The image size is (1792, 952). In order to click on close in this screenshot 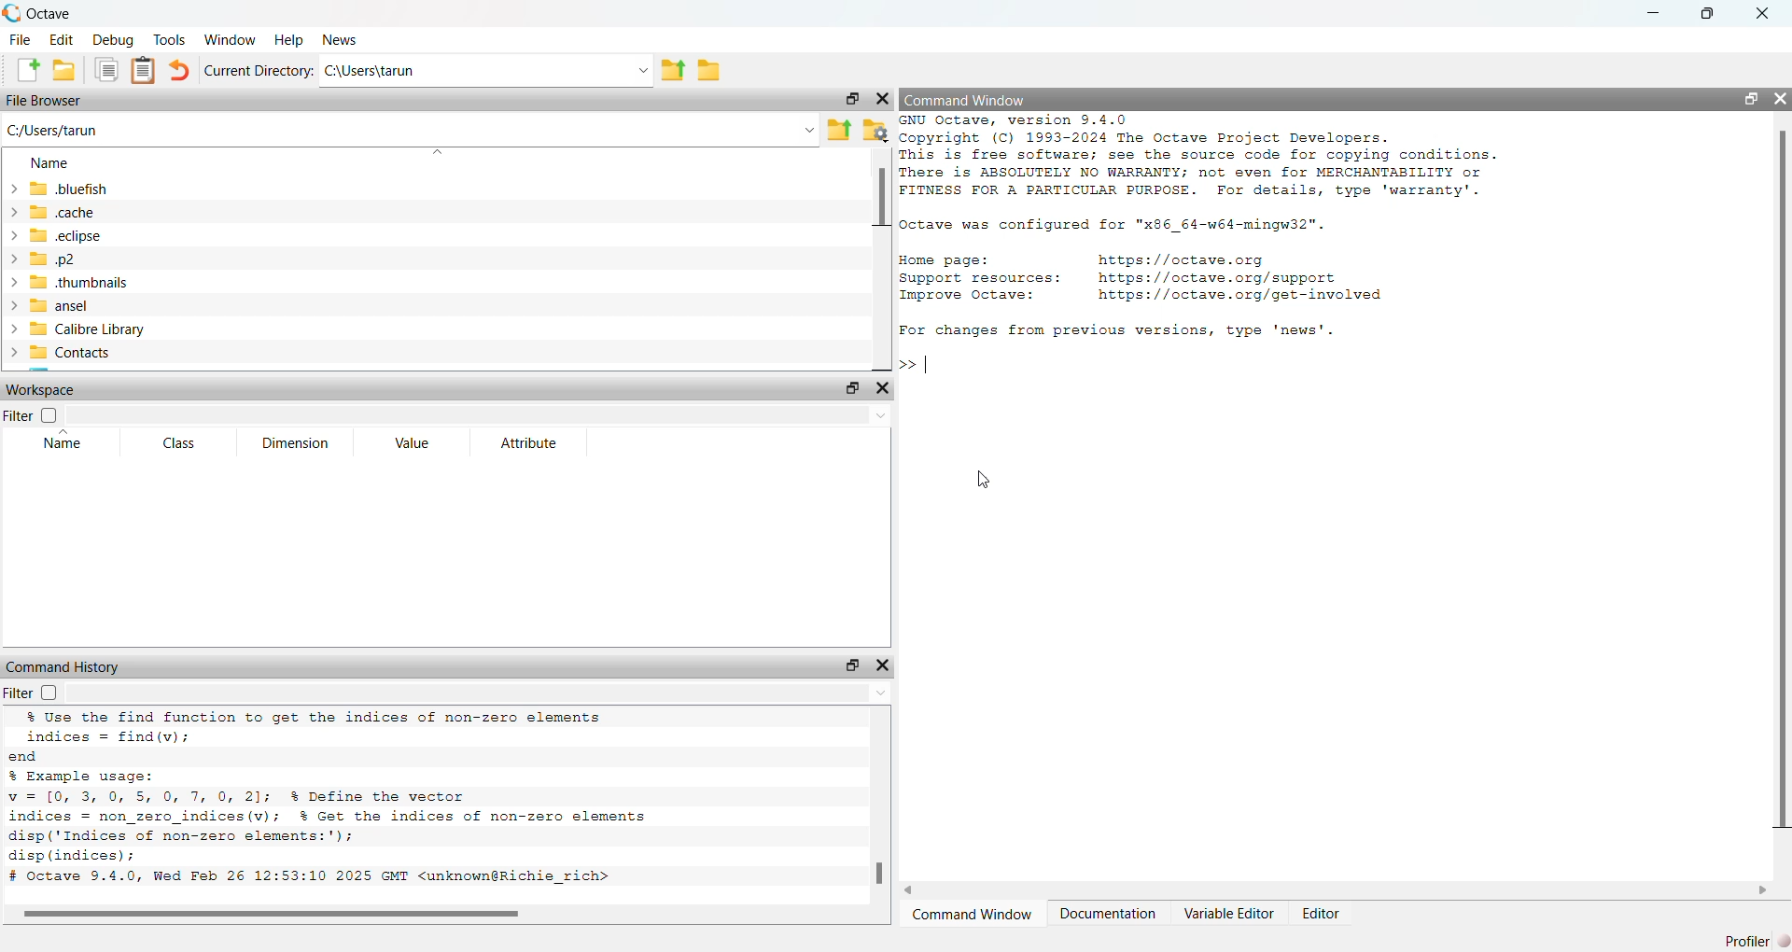, I will do `click(883, 102)`.